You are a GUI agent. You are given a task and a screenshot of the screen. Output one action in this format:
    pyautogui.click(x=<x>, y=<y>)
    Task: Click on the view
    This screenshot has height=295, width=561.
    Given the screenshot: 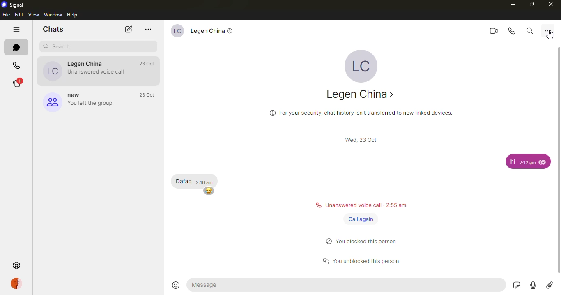 What is the action you would take?
    pyautogui.click(x=33, y=14)
    